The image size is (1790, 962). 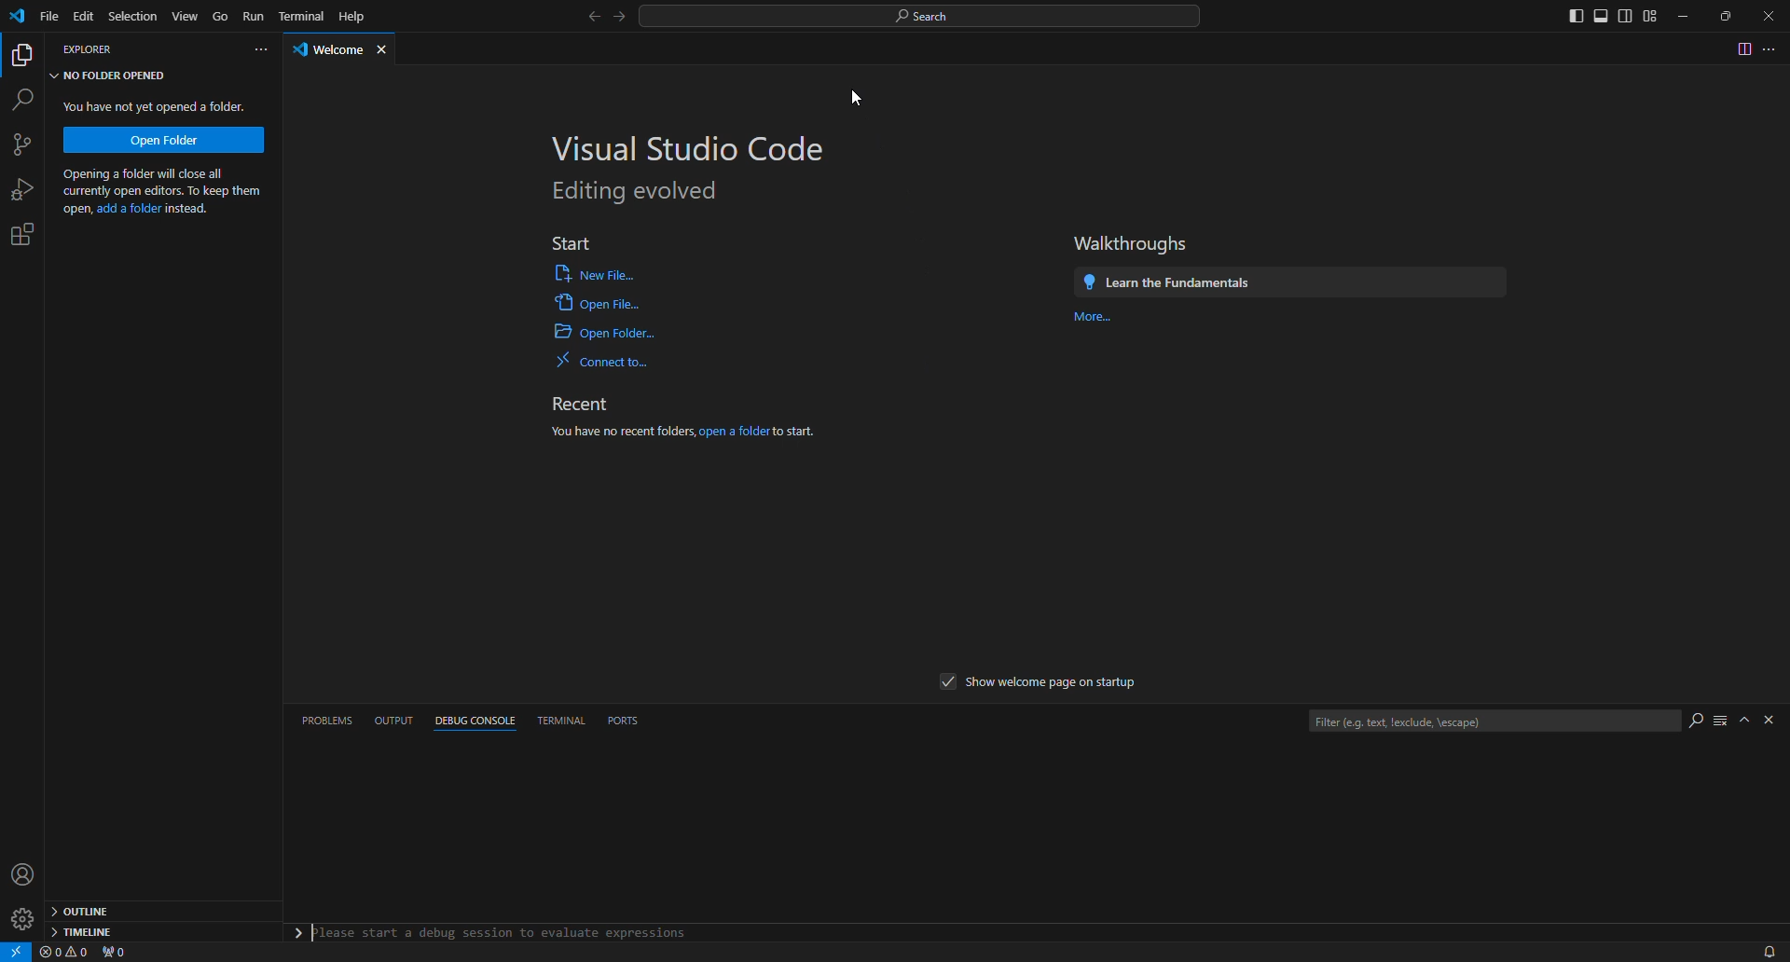 I want to click on New project, so click(x=27, y=144).